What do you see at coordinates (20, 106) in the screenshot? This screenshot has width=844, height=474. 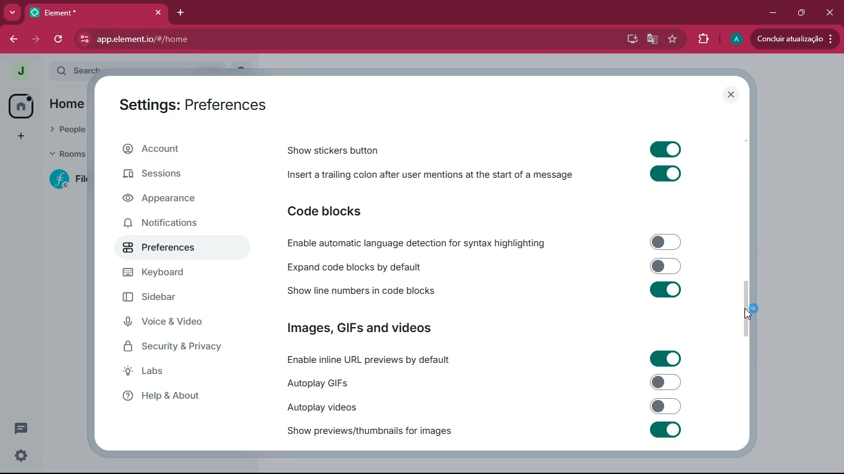 I see `home` at bounding box center [20, 106].